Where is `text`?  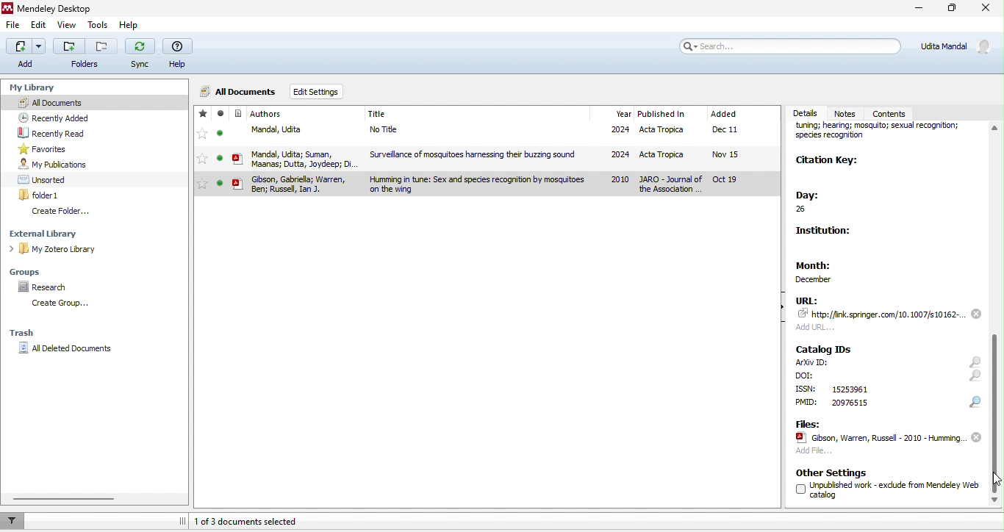
text is located at coordinates (807, 403).